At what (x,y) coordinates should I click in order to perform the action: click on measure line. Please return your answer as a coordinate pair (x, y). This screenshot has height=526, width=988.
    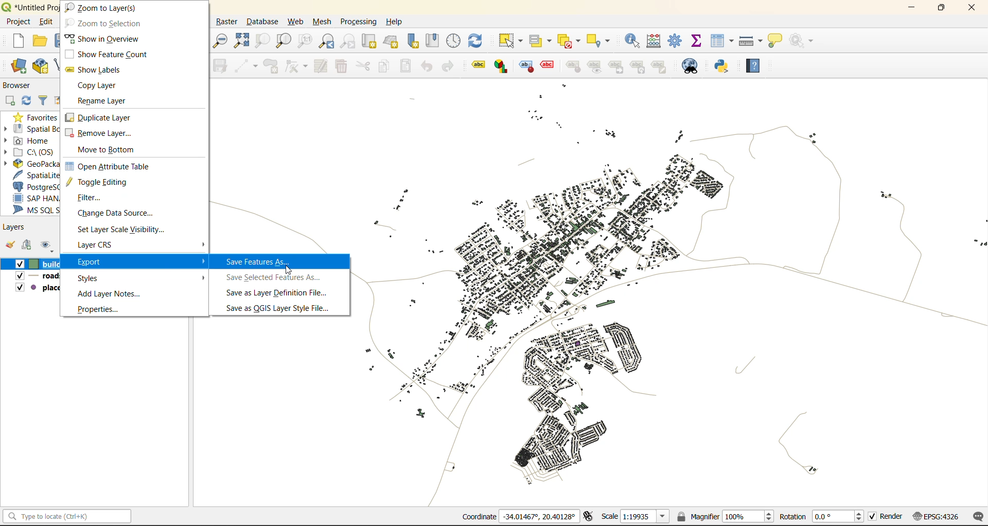
    Looking at the image, I should click on (750, 42).